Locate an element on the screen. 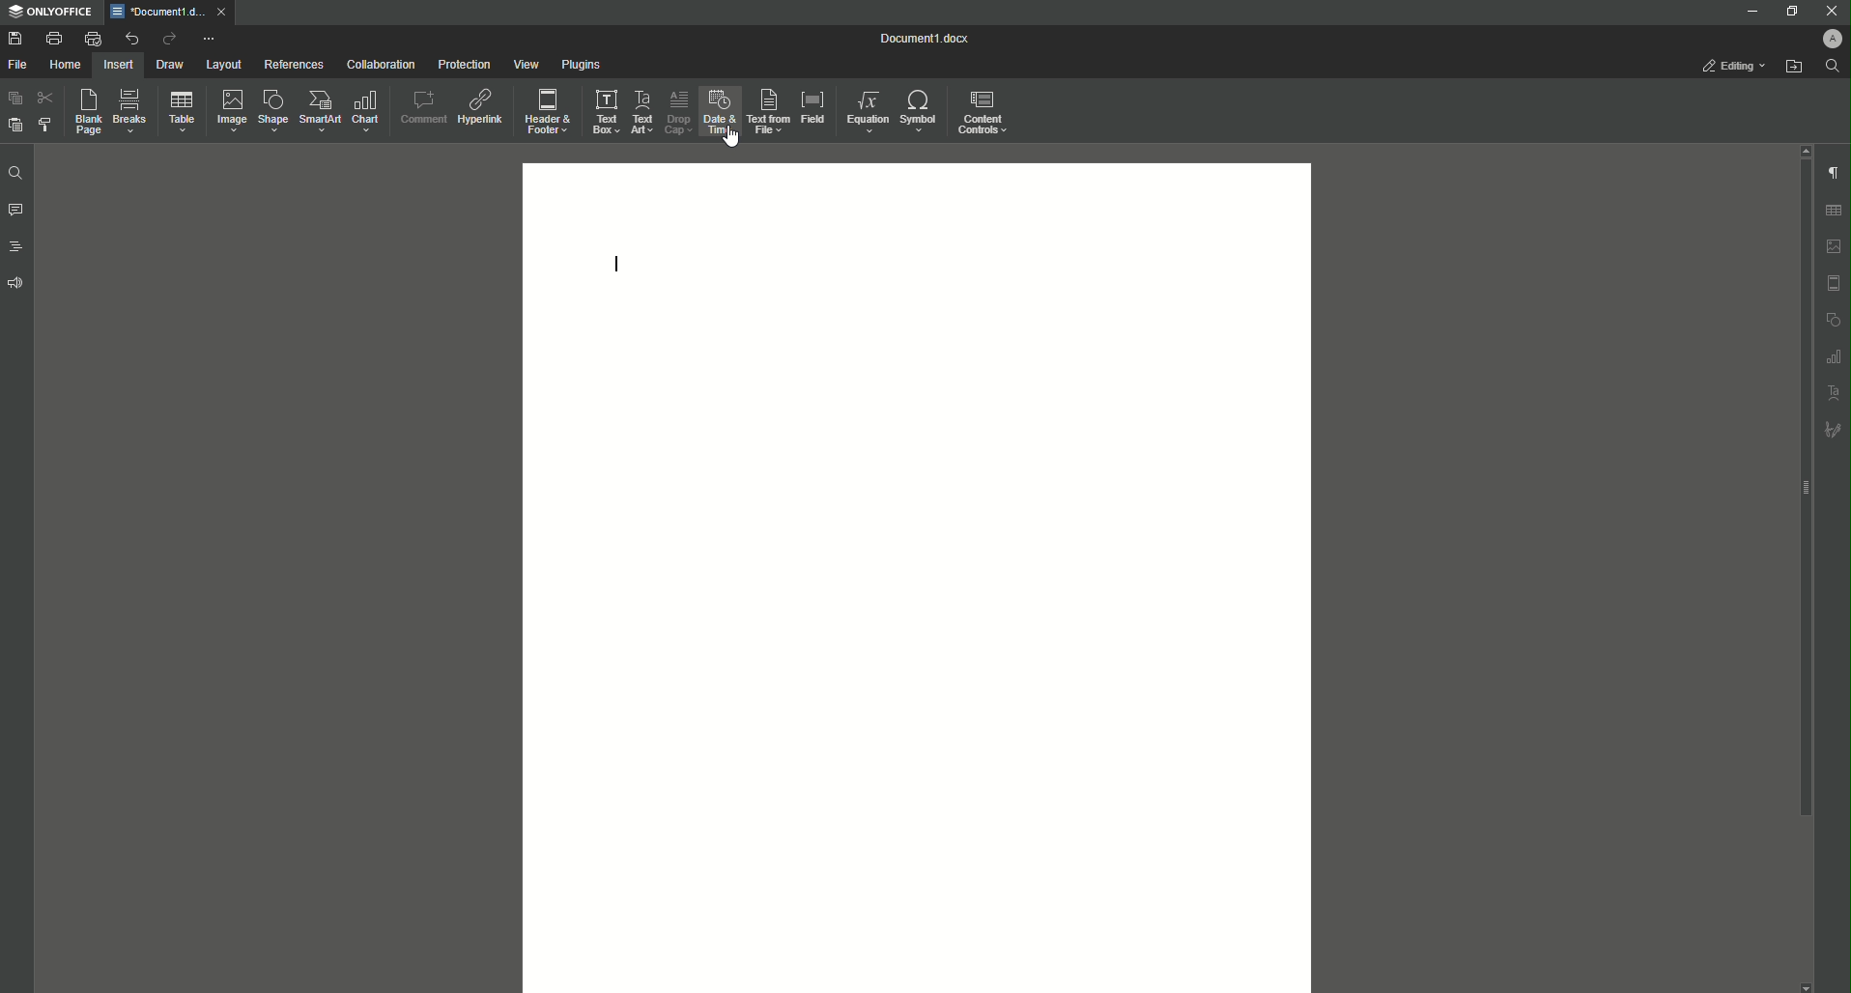 The height and width of the screenshot is (993, 1851). Table is located at coordinates (178, 111).